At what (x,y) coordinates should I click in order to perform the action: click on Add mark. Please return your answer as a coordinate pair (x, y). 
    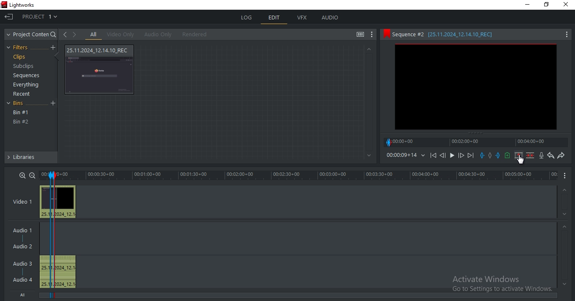
    Looking at the image, I should click on (490, 156).